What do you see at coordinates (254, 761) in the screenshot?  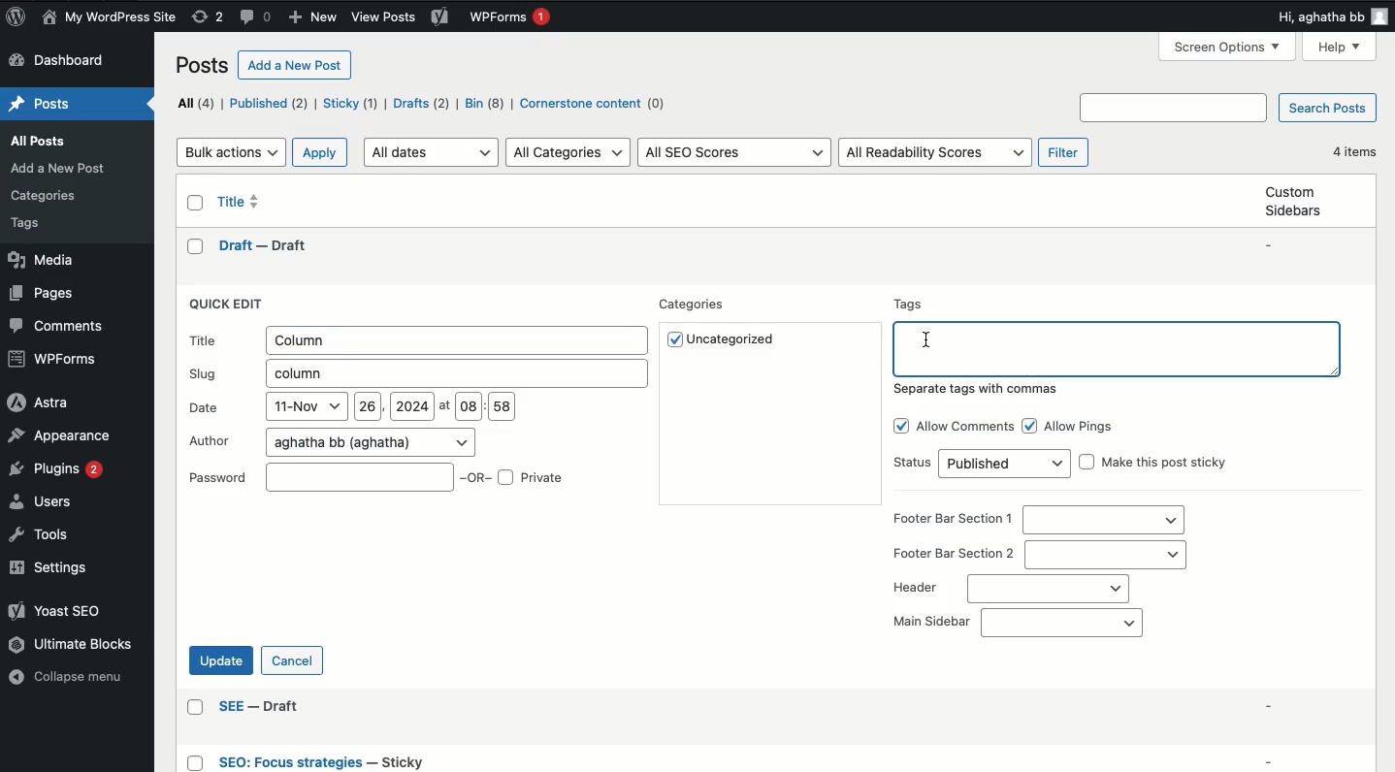 I see `` at bounding box center [254, 761].